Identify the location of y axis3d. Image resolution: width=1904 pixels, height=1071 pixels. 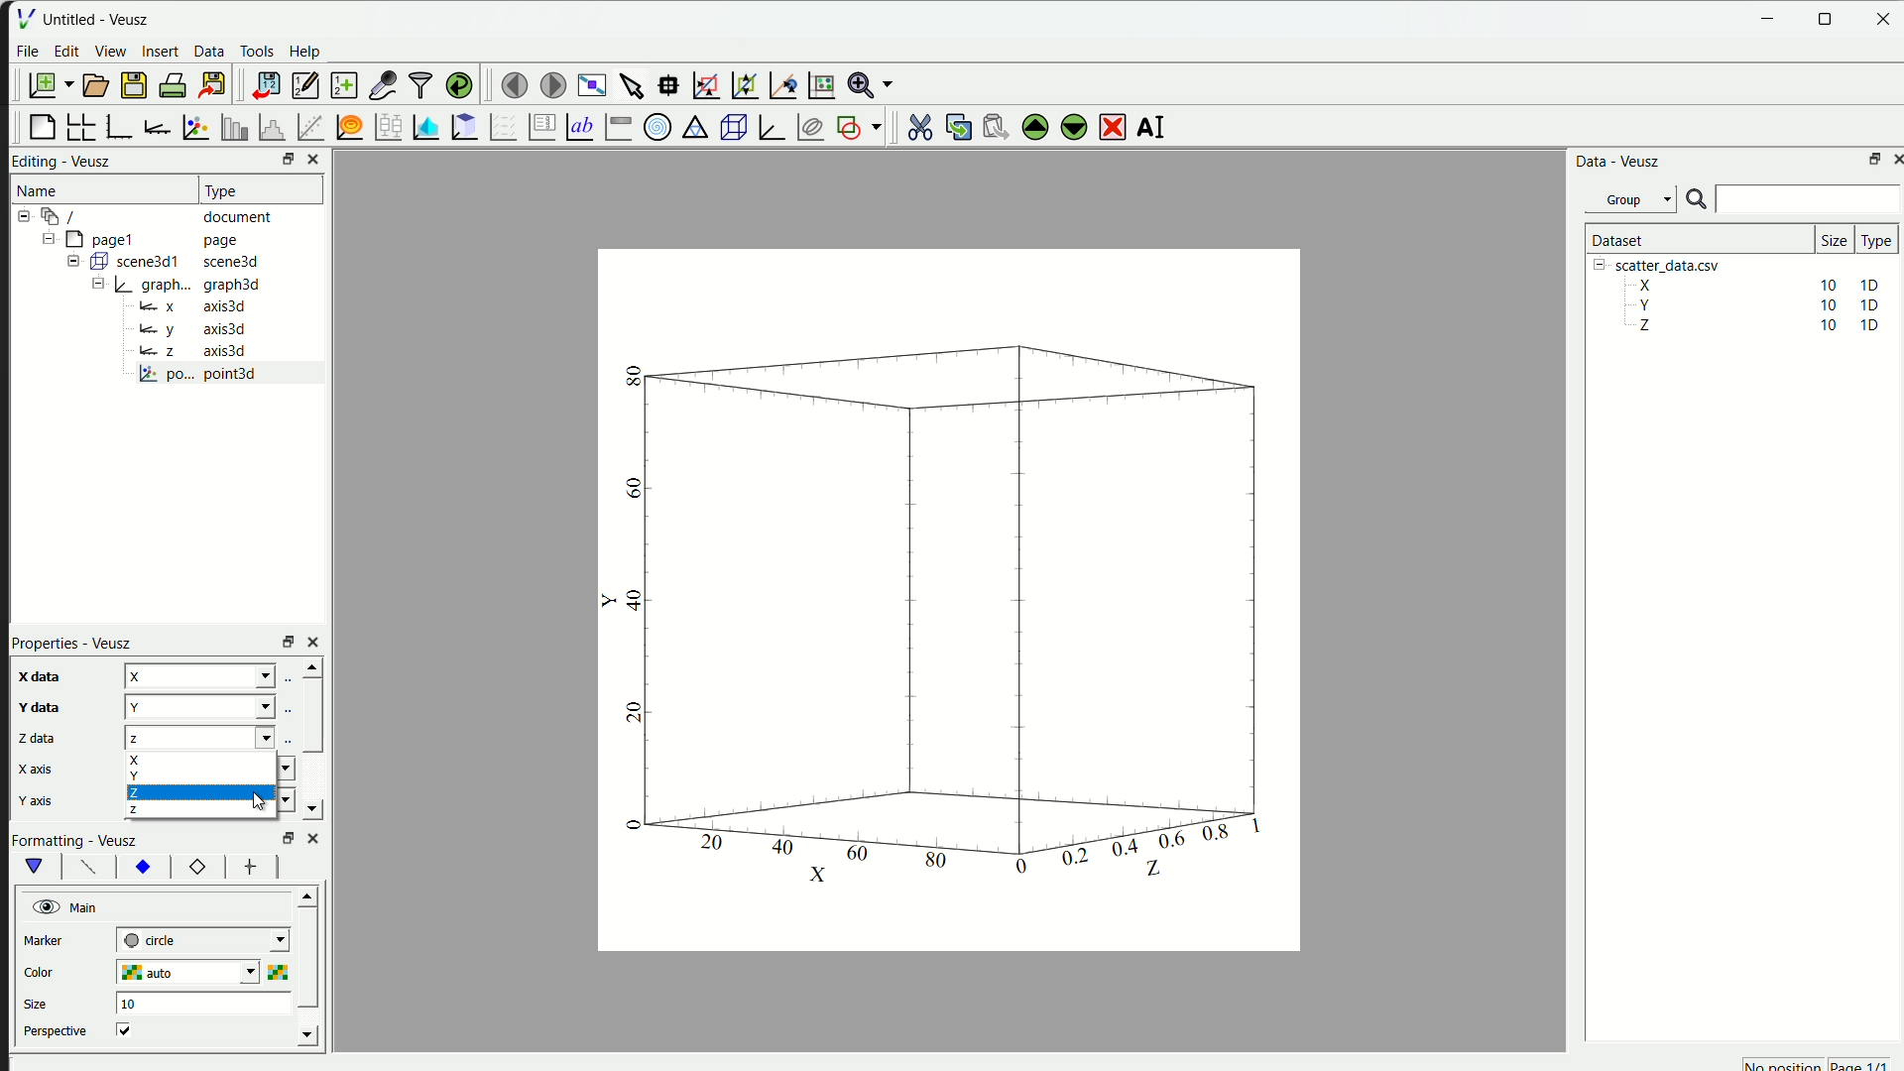
(191, 327).